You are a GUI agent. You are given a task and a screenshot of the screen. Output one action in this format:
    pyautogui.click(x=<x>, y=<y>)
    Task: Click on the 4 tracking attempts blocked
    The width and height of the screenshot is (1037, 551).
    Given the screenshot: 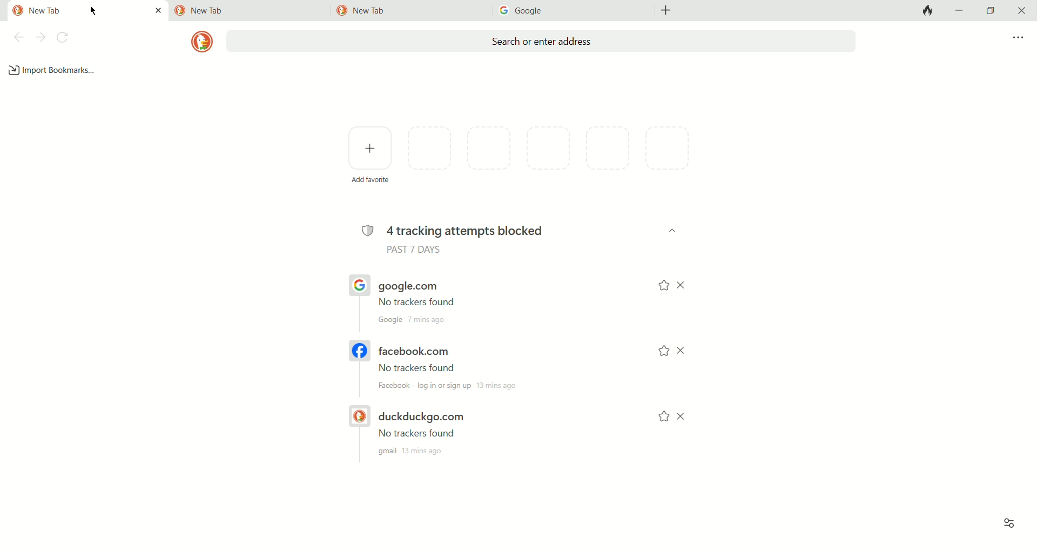 What is the action you would take?
    pyautogui.click(x=453, y=239)
    